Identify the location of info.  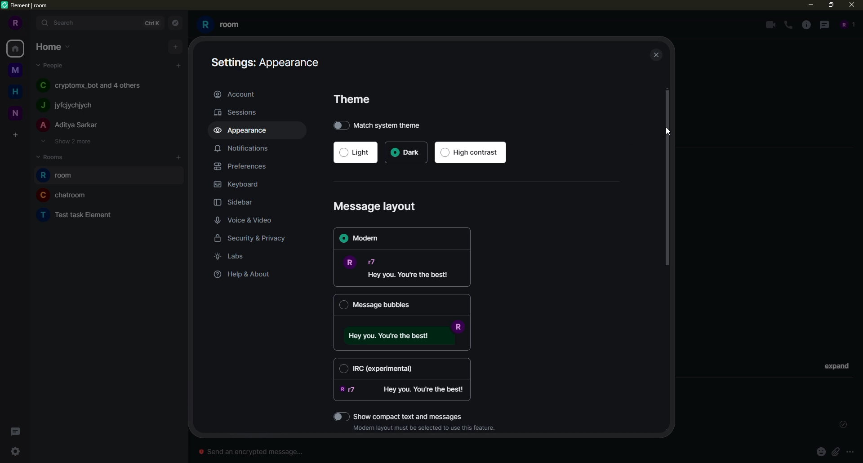
(806, 25).